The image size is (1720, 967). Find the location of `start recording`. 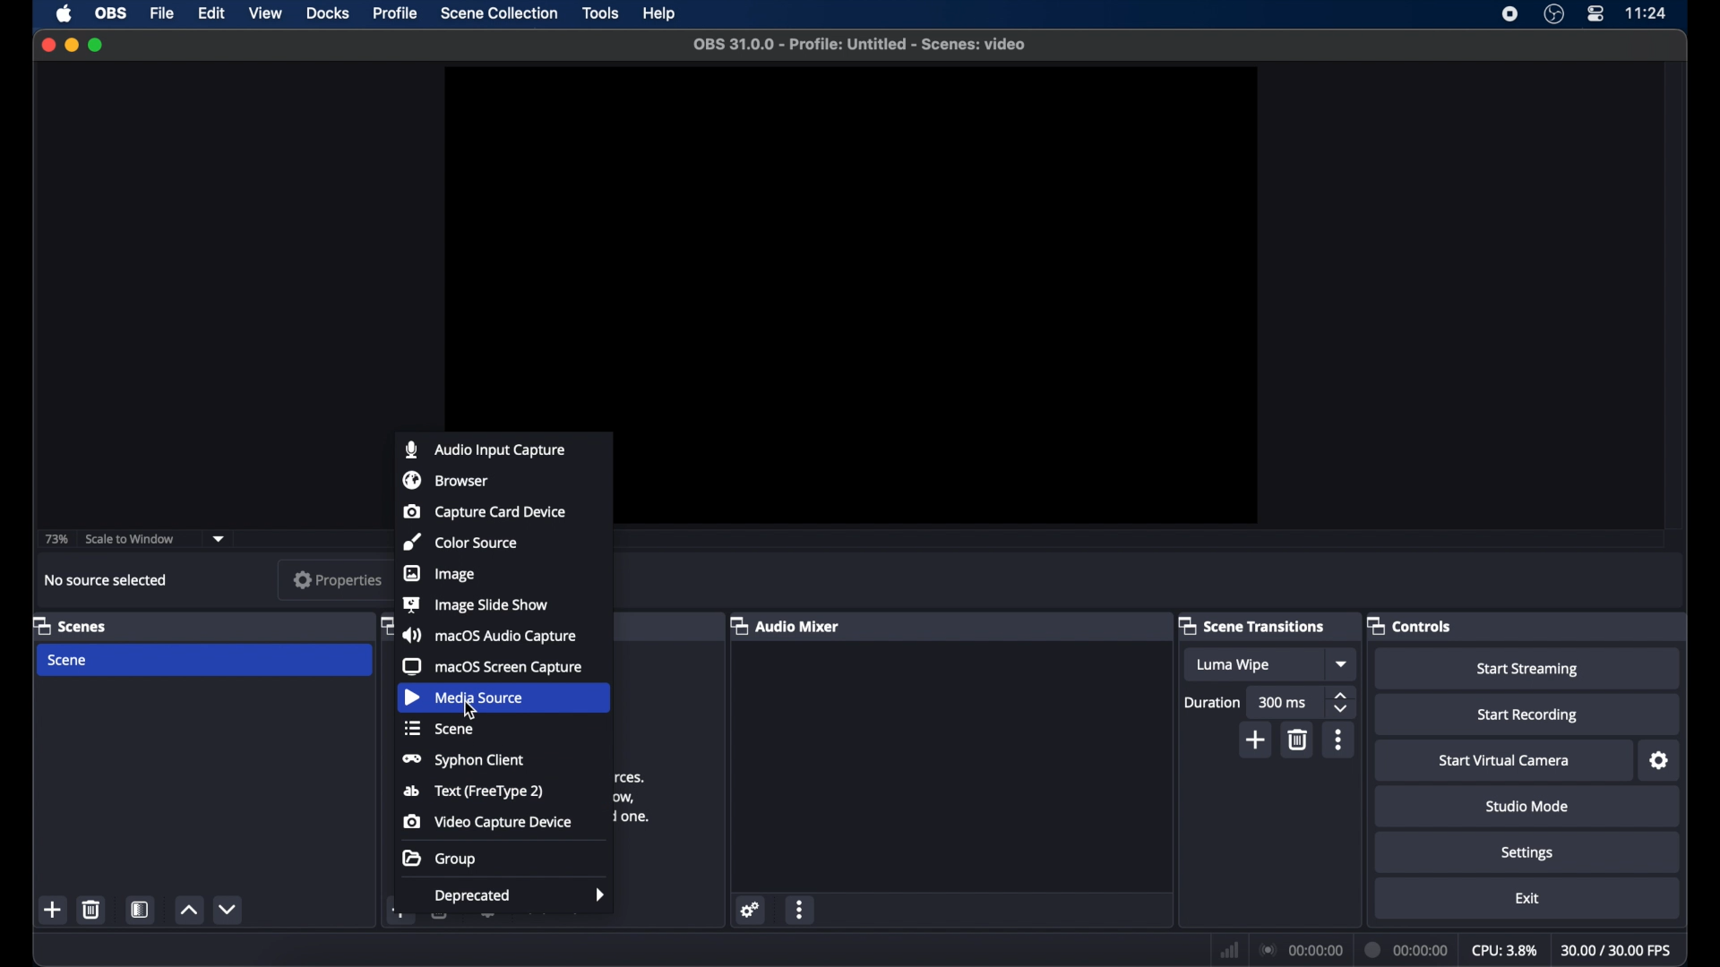

start recording is located at coordinates (1527, 715).